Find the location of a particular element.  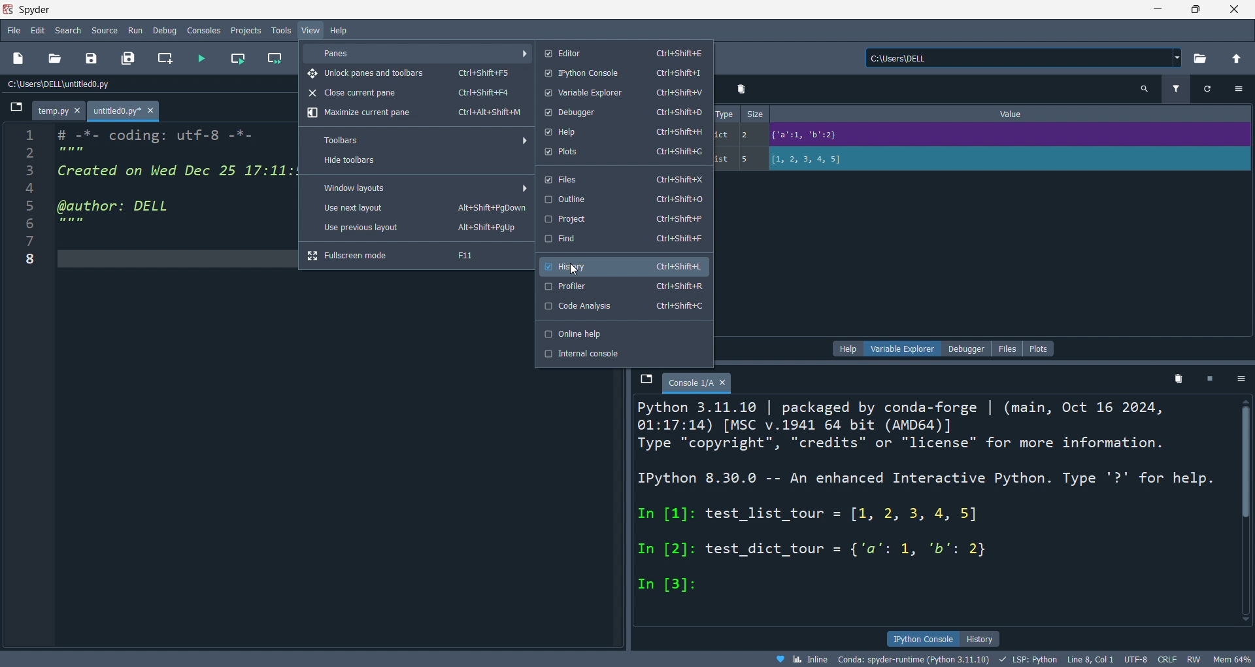

save all is located at coordinates (128, 59).